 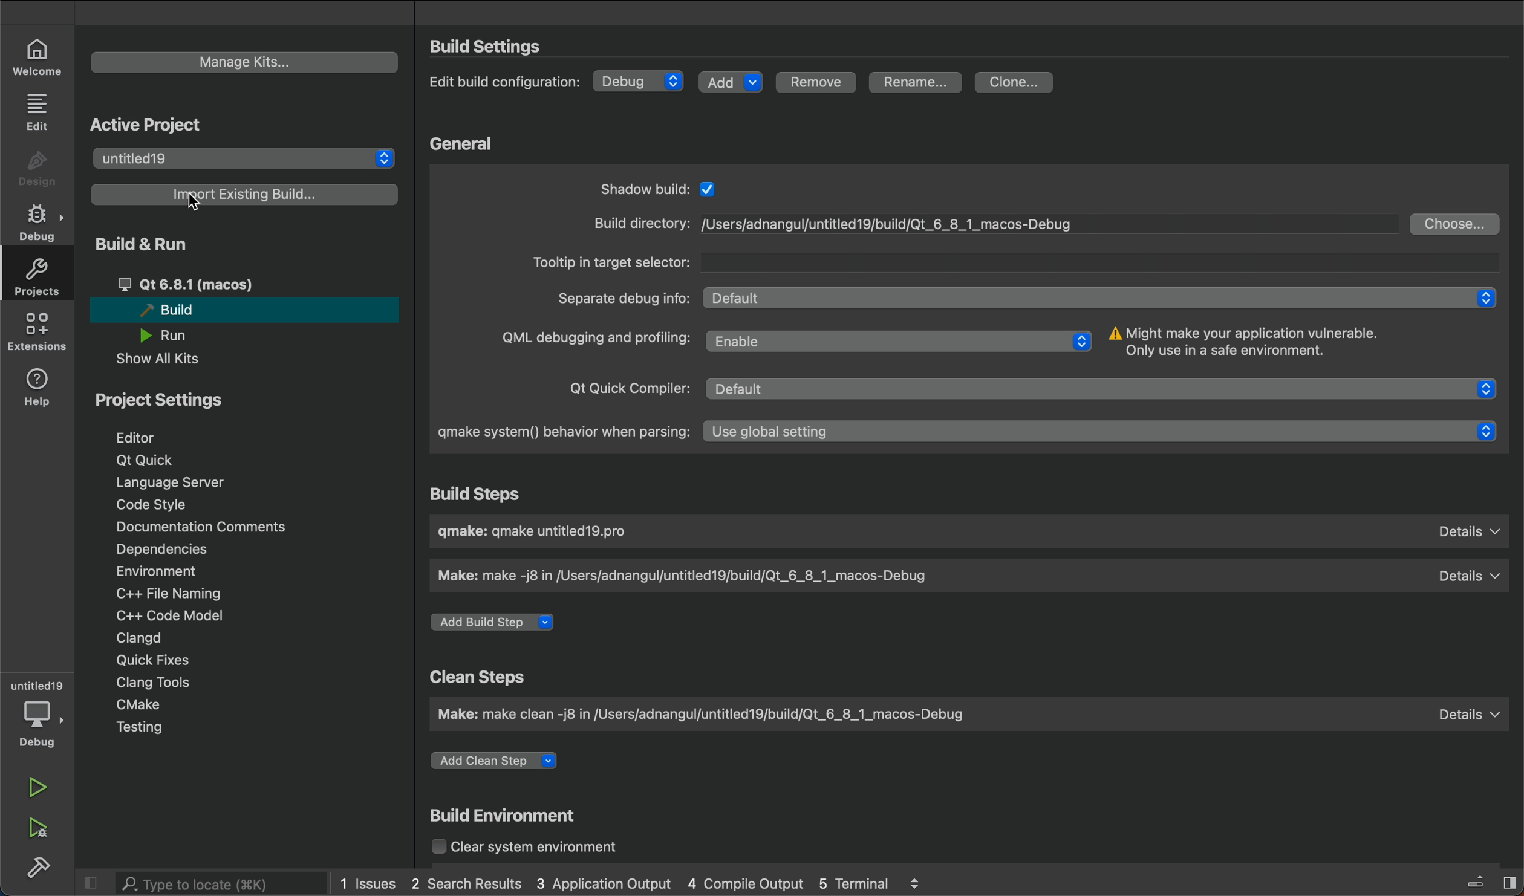 I want to click on help, so click(x=39, y=385).